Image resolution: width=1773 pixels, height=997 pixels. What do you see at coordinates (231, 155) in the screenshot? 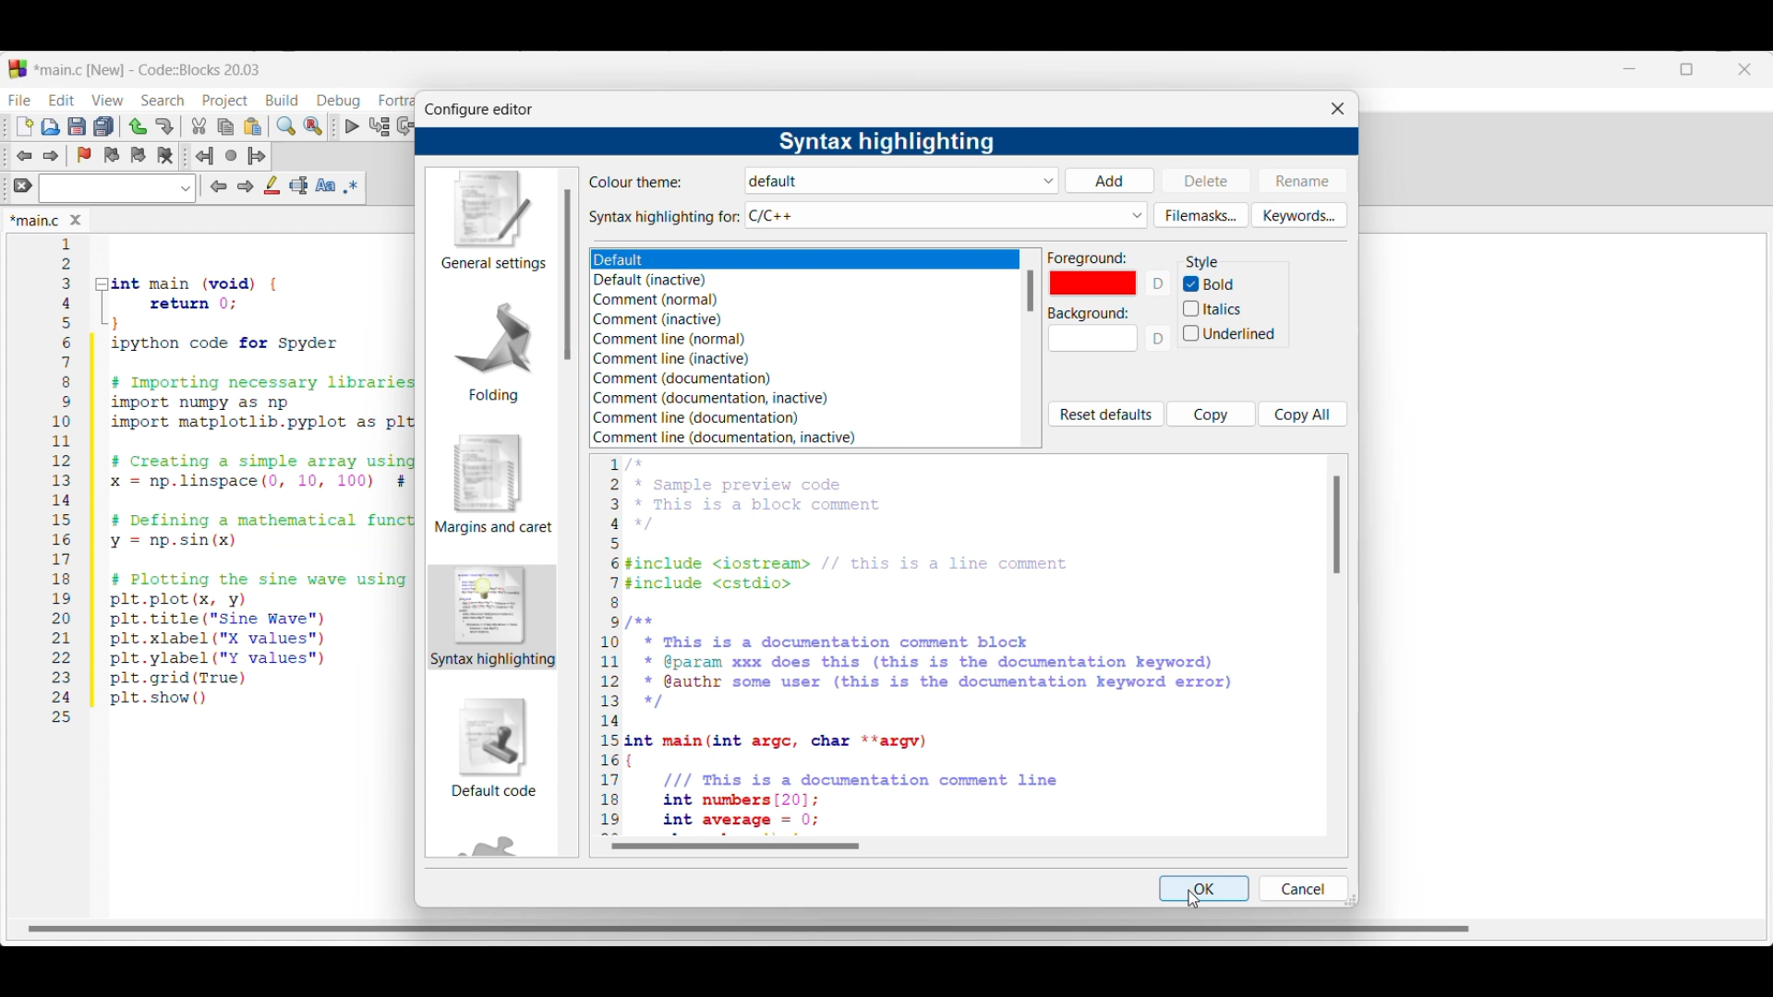
I see `Last jump` at bounding box center [231, 155].